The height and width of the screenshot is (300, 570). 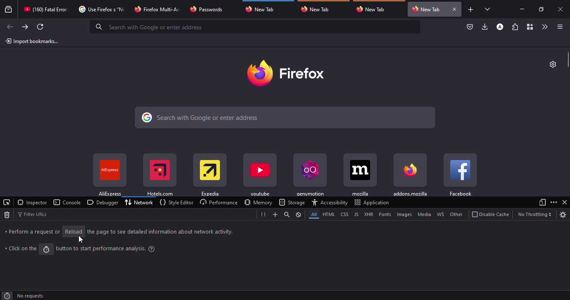 I want to click on tab, so click(x=427, y=9).